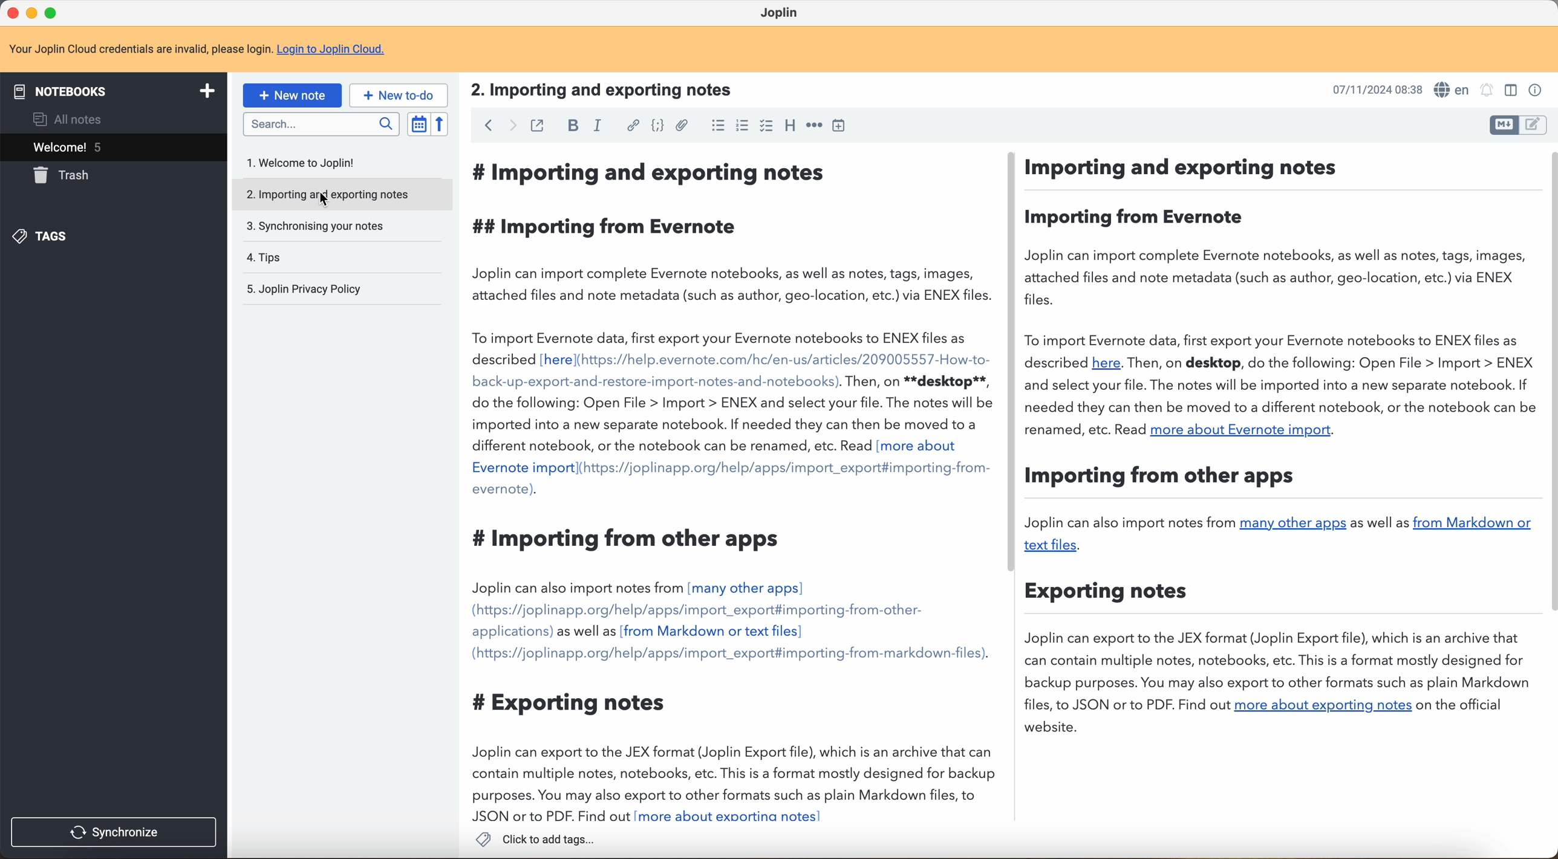 Image resolution: width=1558 pixels, height=859 pixels. What do you see at coordinates (339, 195) in the screenshot?
I see `importing and exporting notes` at bounding box center [339, 195].